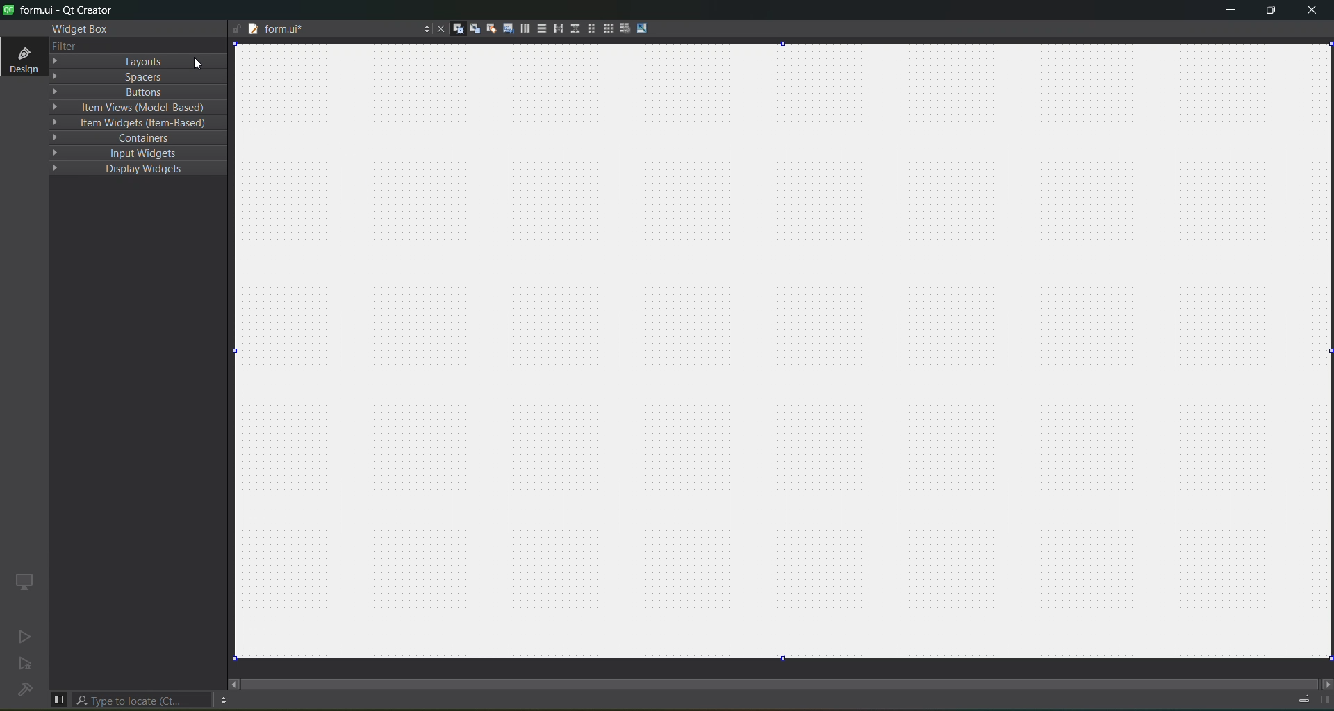  I want to click on item views, so click(140, 108).